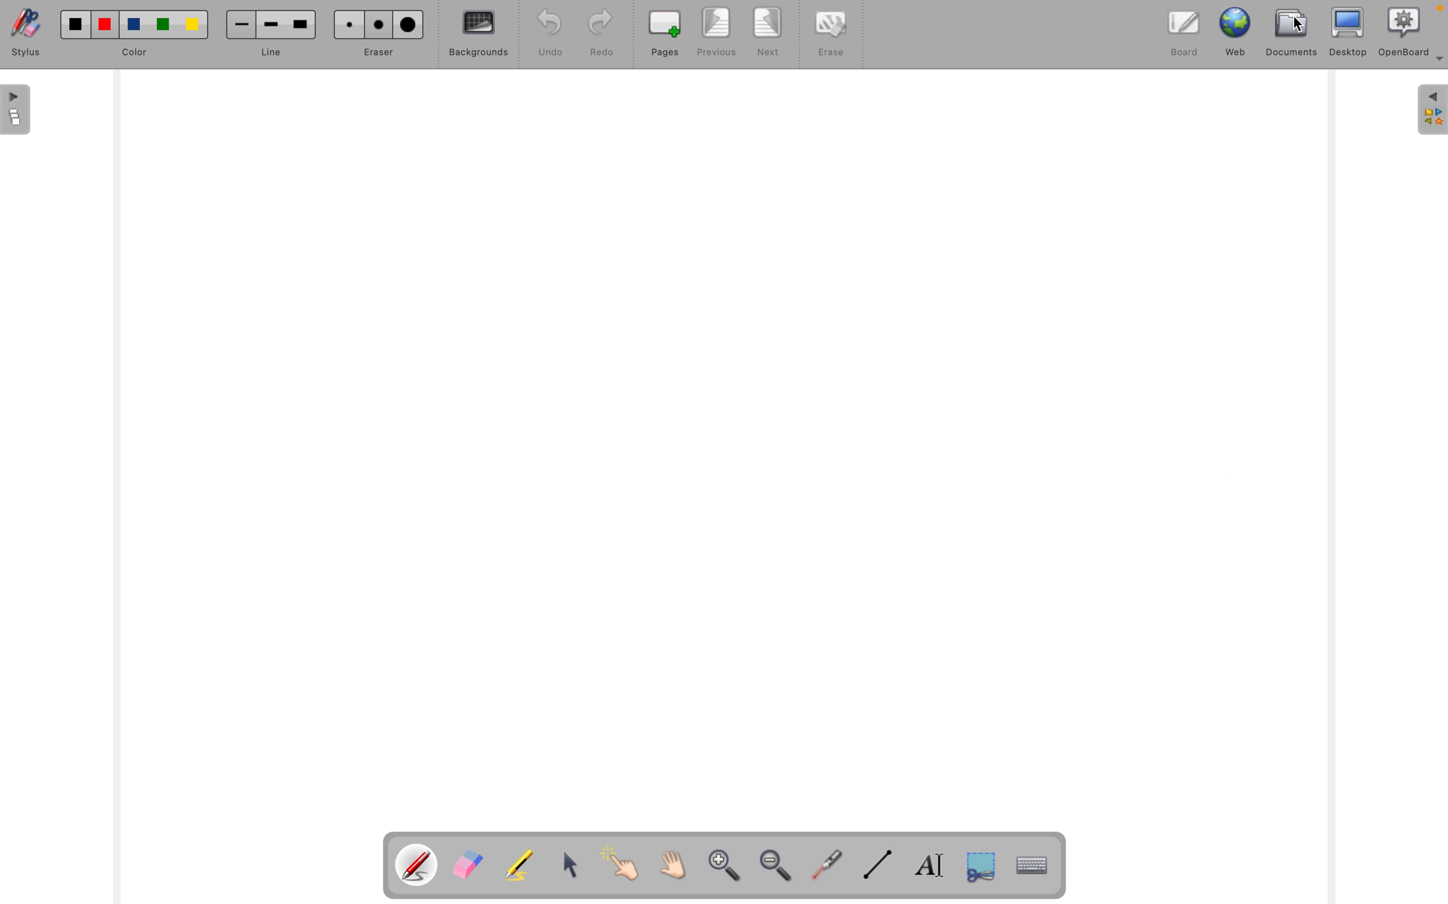  What do you see at coordinates (720, 35) in the screenshot?
I see `previous` at bounding box center [720, 35].